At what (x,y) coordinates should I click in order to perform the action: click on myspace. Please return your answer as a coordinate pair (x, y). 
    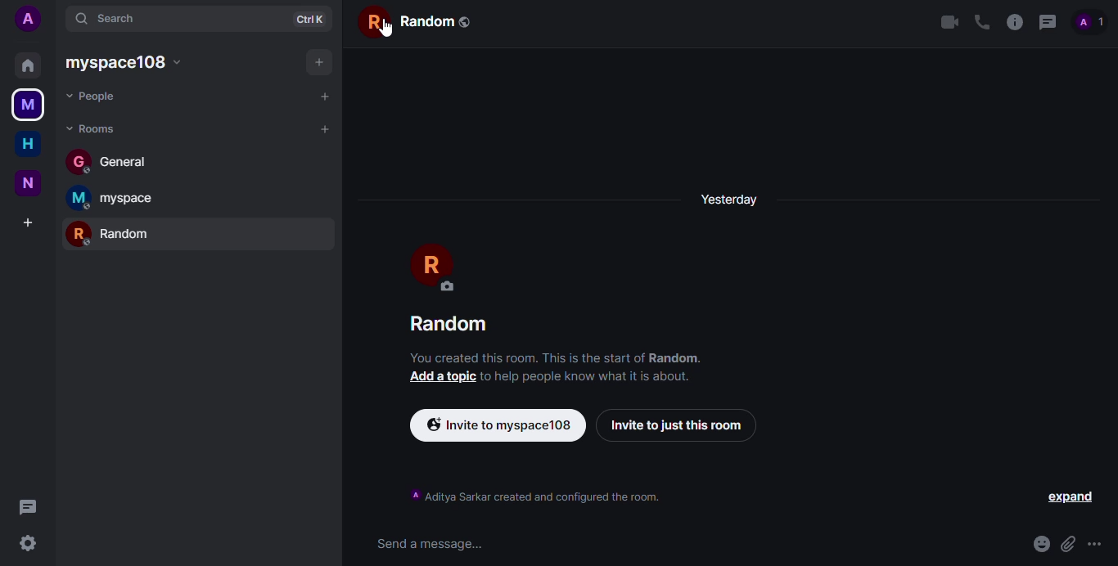
    Looking at the image, I should click on (27, 106).